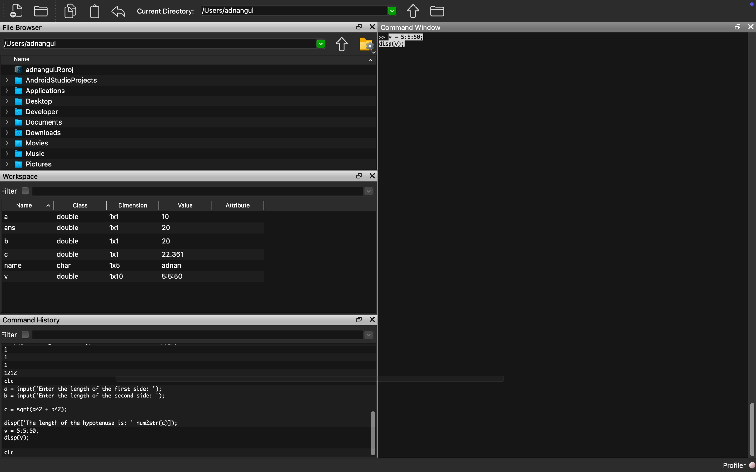  What do you see at coordinates (391, 11) in the screenshot?
I see `Dropdown` at bounding box center [391, 11].